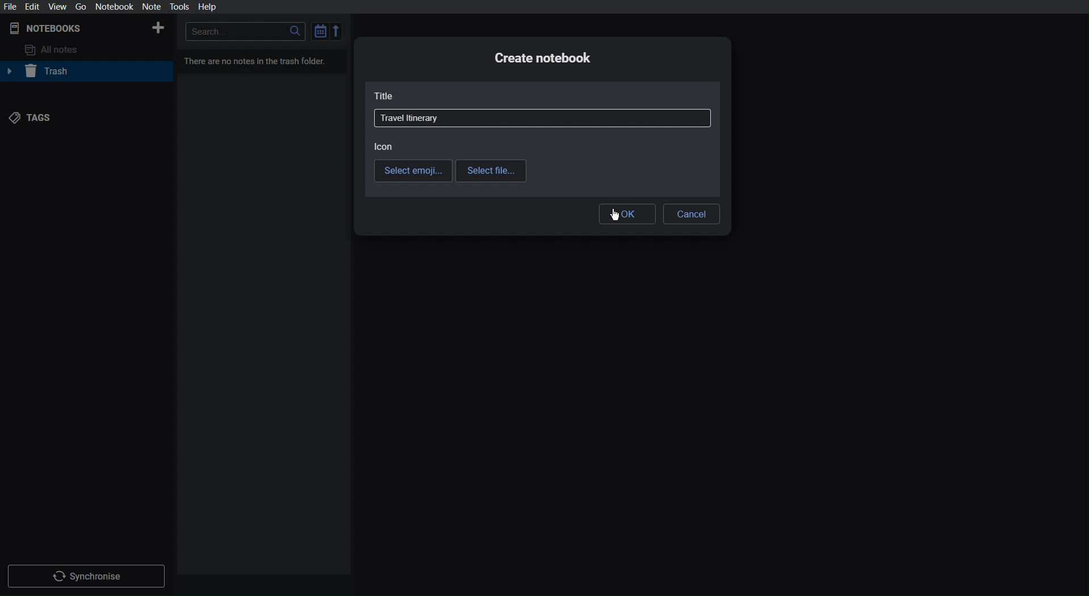 The width and height of the screenshot is (1089, 596). What do you see at coordinates (542, 58) in the screenshot?
I see `Create notebook` at bounding box center [542, 58].